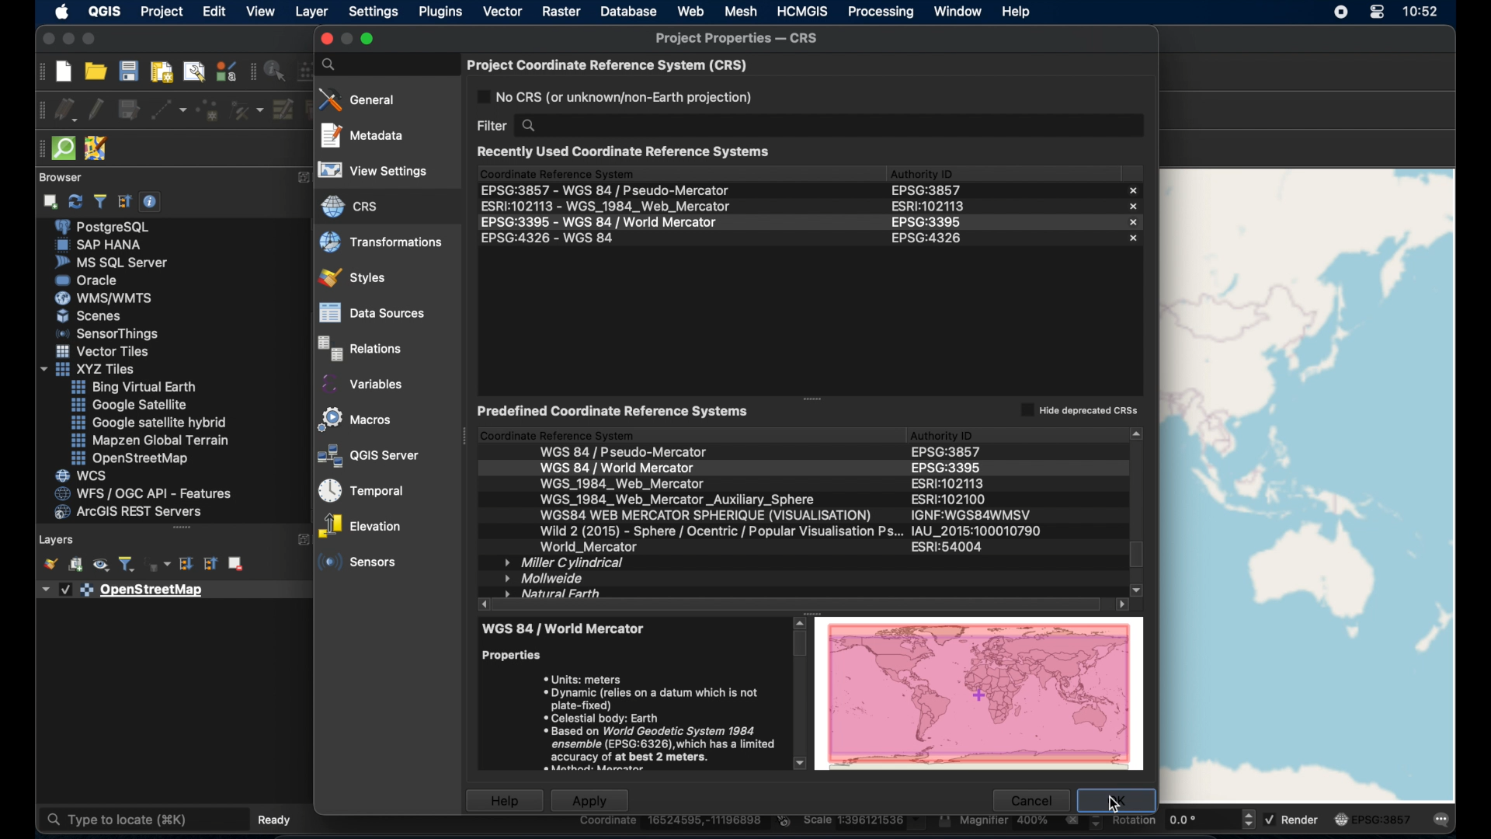 This screenshot has width=1491, height=839. What do you see at coordinates (947, 467) in the screenshot?
I see `authority id` at bounding box center [947, 467].